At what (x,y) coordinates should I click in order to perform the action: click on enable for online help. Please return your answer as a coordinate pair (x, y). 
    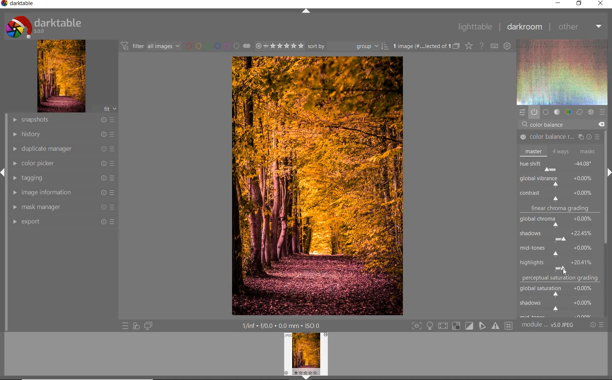
    Looking at the image, I should click on (482, 46).